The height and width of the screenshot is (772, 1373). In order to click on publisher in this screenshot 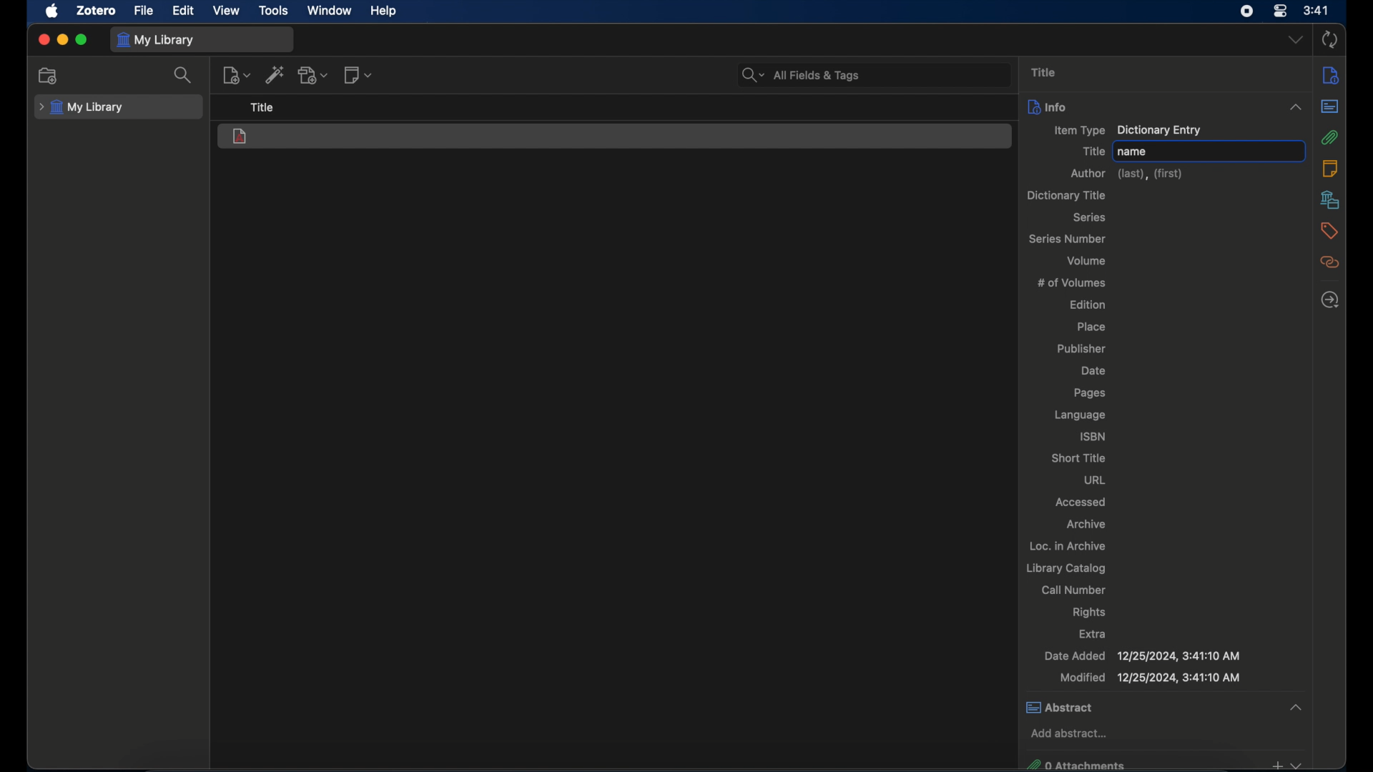, I will do `click(1081, 350)`.